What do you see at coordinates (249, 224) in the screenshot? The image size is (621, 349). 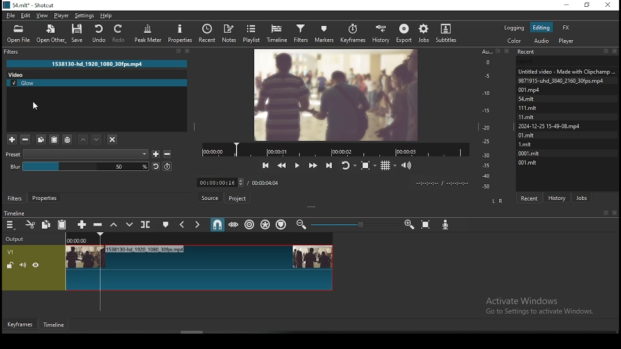 I see `ripple` at bounding box center [249, 224].